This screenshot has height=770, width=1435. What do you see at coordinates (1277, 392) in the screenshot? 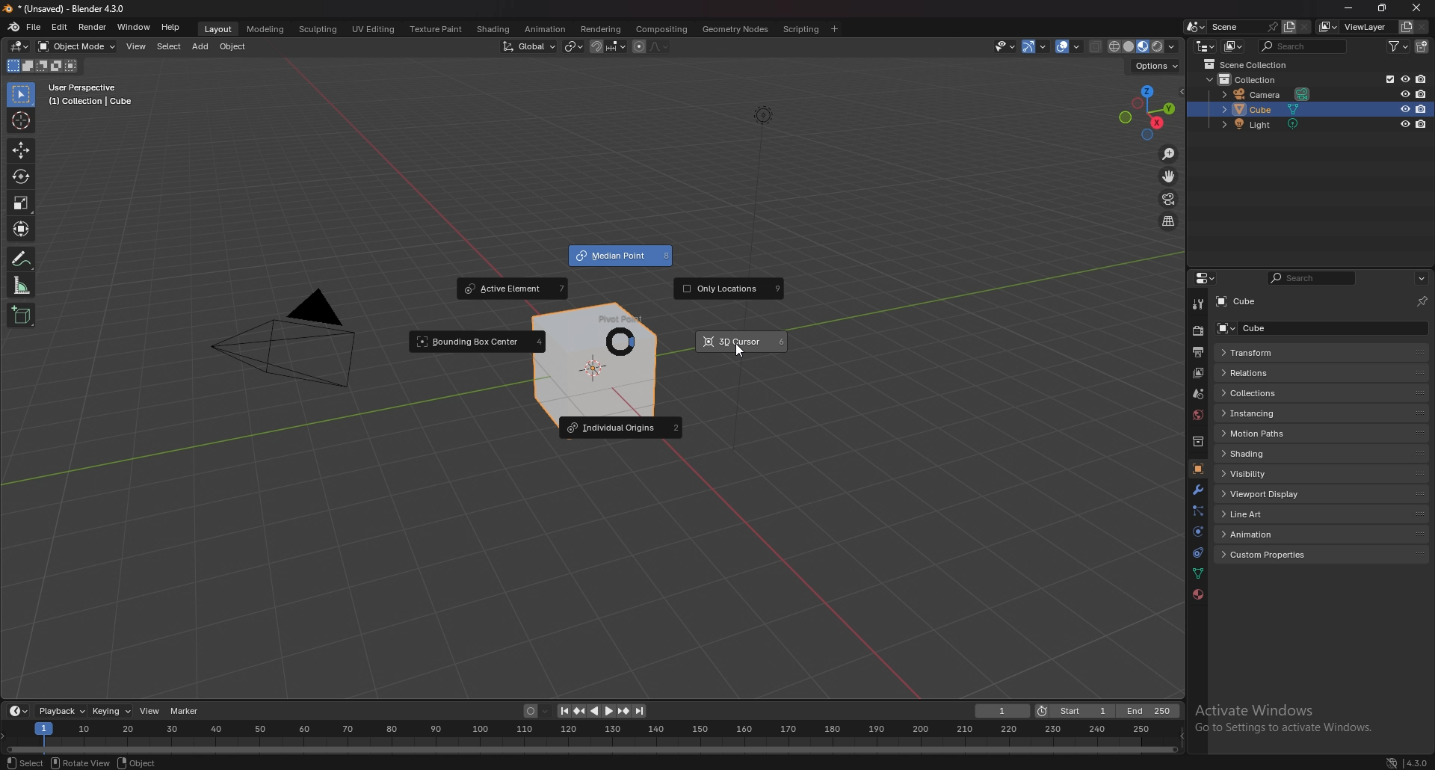
I see `collections` at bounding box center [1277, 392].